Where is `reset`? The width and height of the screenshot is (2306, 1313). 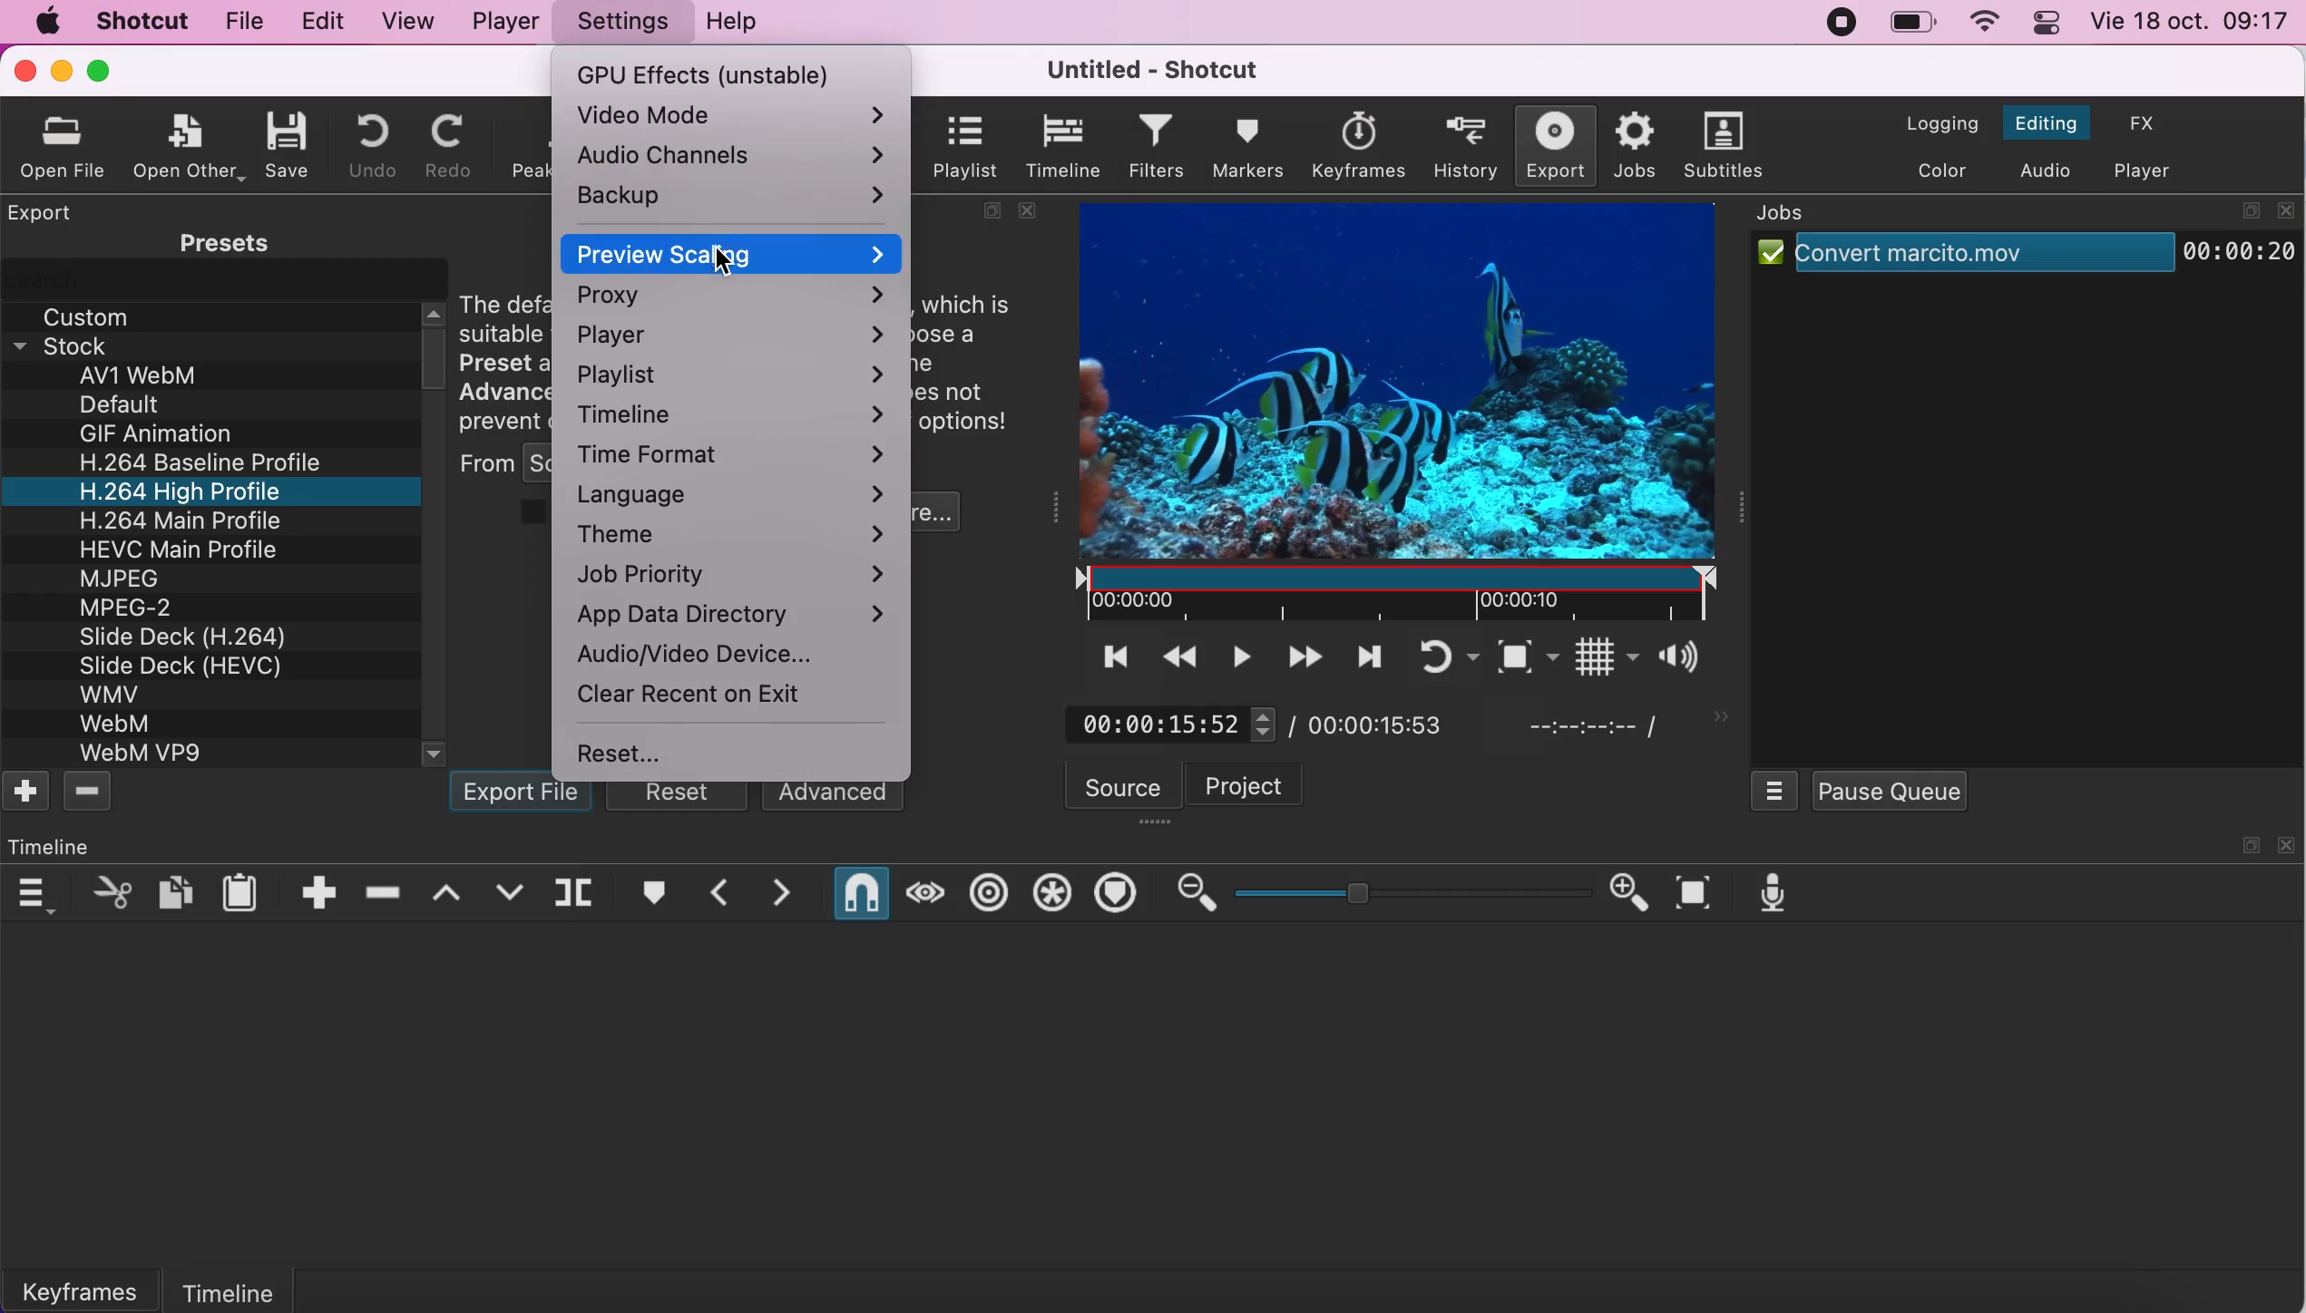 reset is located at coordinates (643, 751).